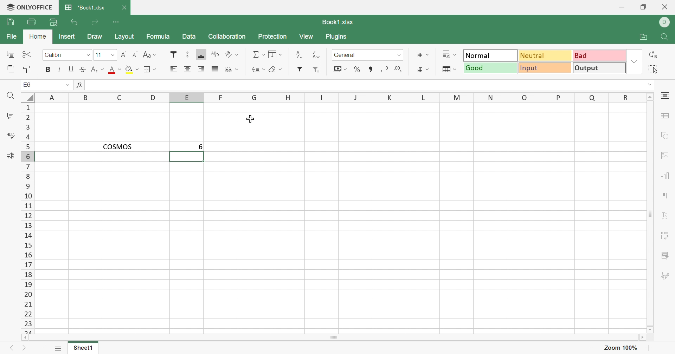 The image size is (675, 354). Describe the element at coordinates (317, 70) in the screenshot. I see `Remove filter` at that location.